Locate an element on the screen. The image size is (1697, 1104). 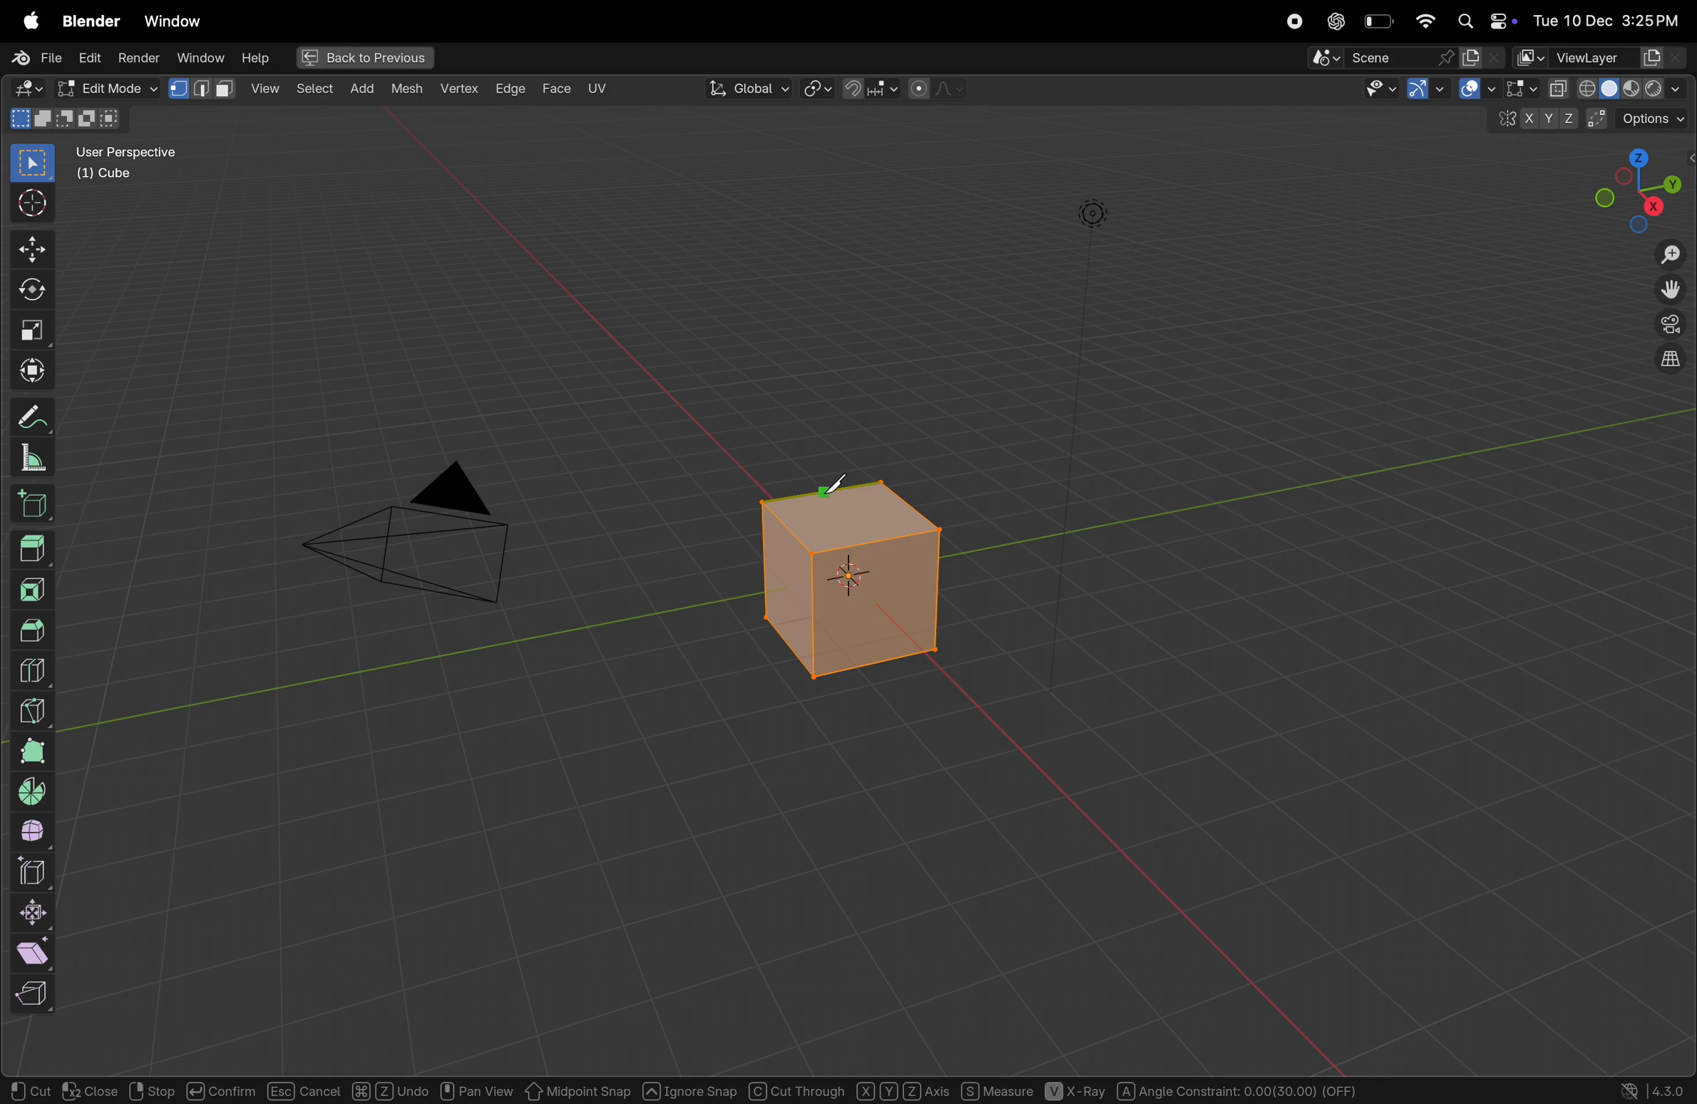
date and time is located at coordinates (1611, 16).